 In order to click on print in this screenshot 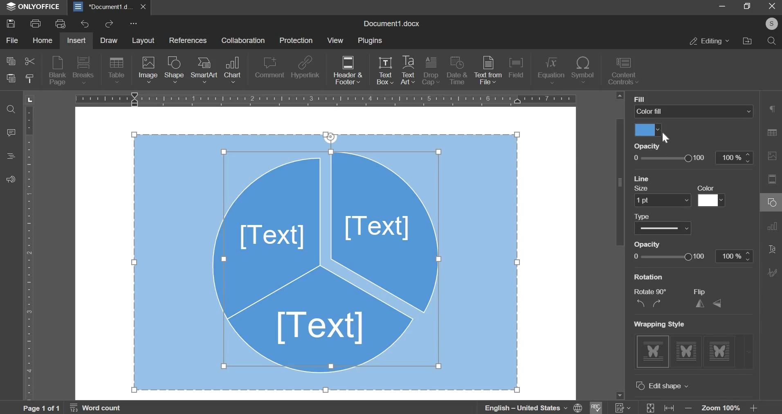, I will do `click(35, 23)`.